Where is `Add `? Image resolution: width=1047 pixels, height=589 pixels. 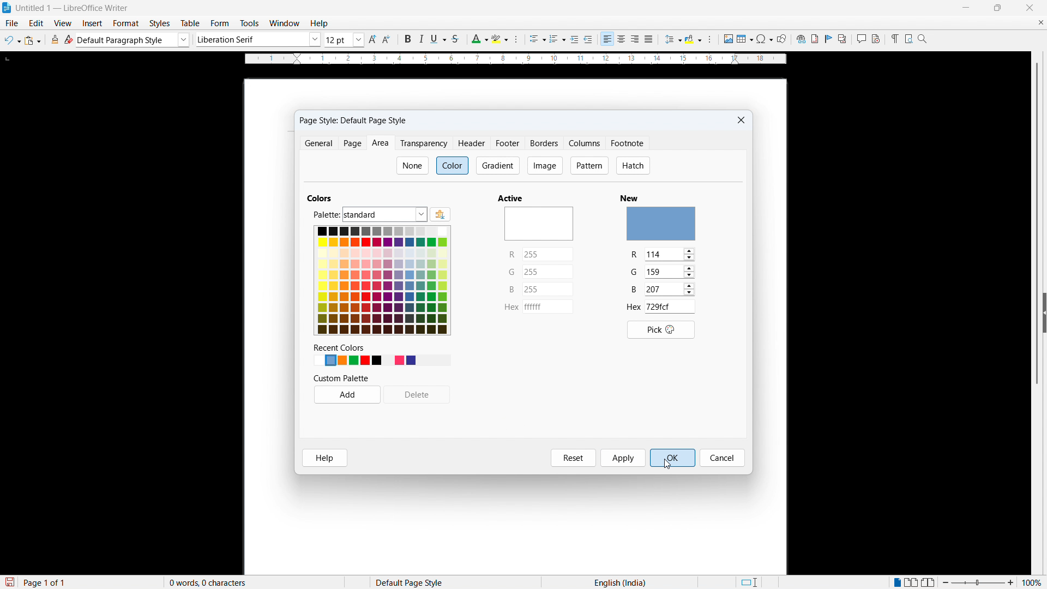
Add  is located at coordinates (347, 394).